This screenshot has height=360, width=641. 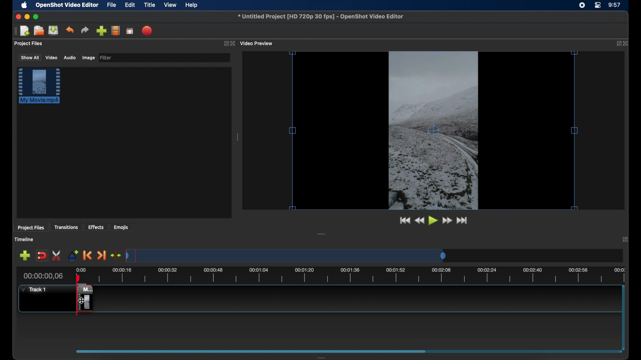 What do you see at coordinates (116, 255) in the screenshot?
I see `center the playhead on the timeline` at bounding box center [116, 255].